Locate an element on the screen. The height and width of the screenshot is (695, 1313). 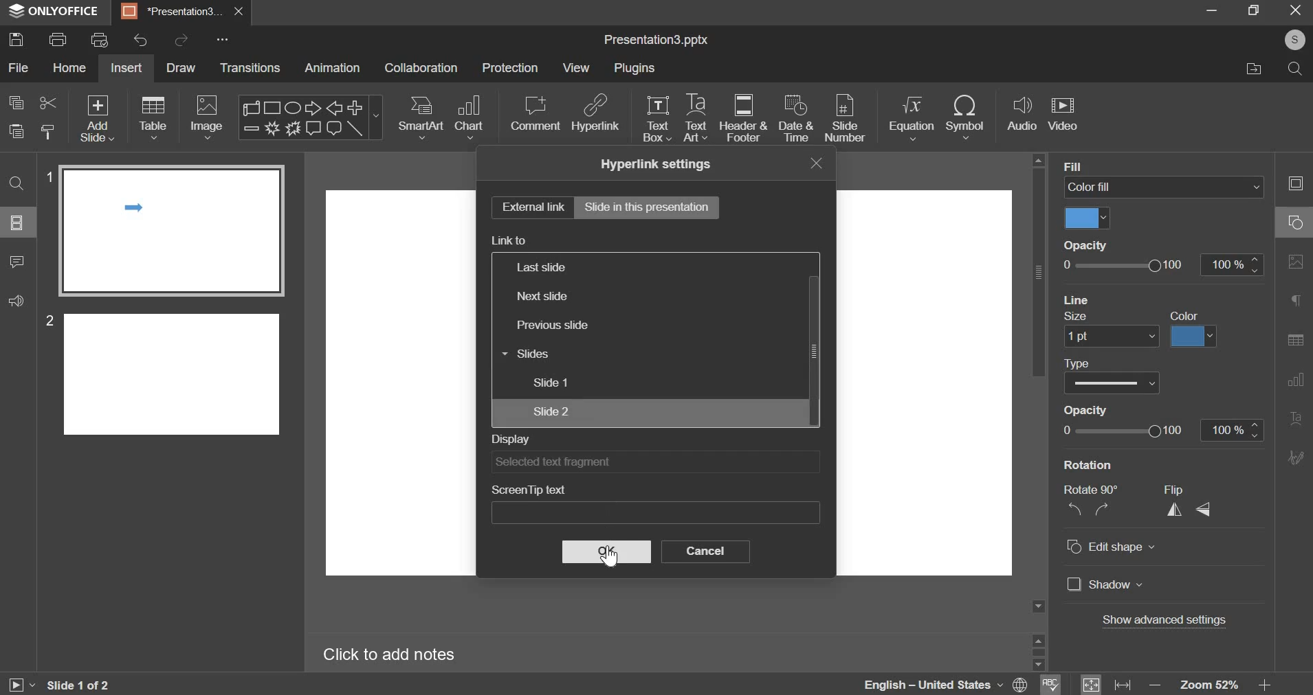
click here to add notes is located at coordinates (389, 655).